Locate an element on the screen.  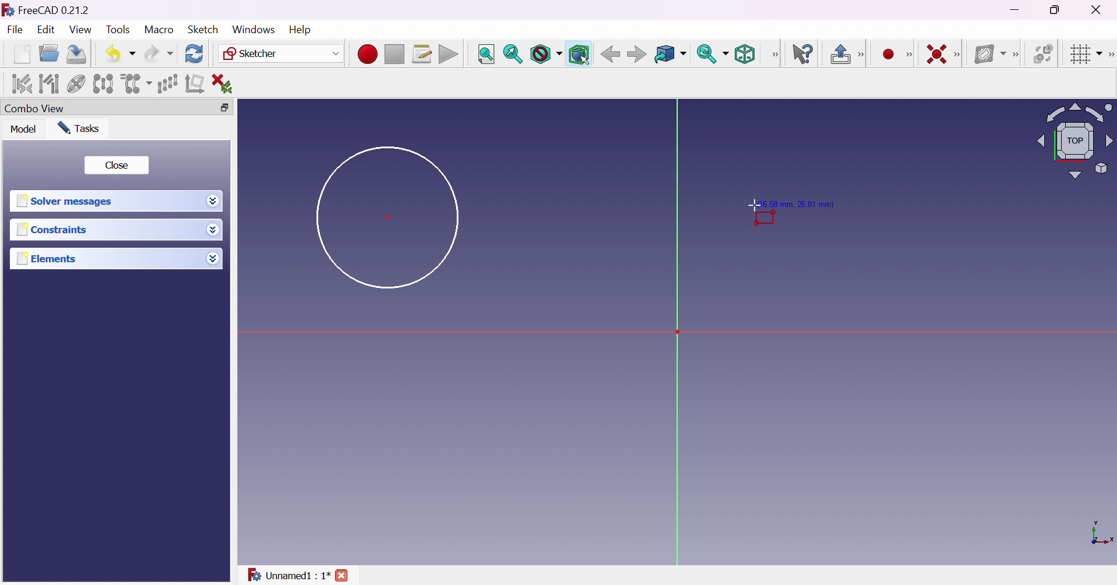
Solver messages is located at coordinates (64, 201).